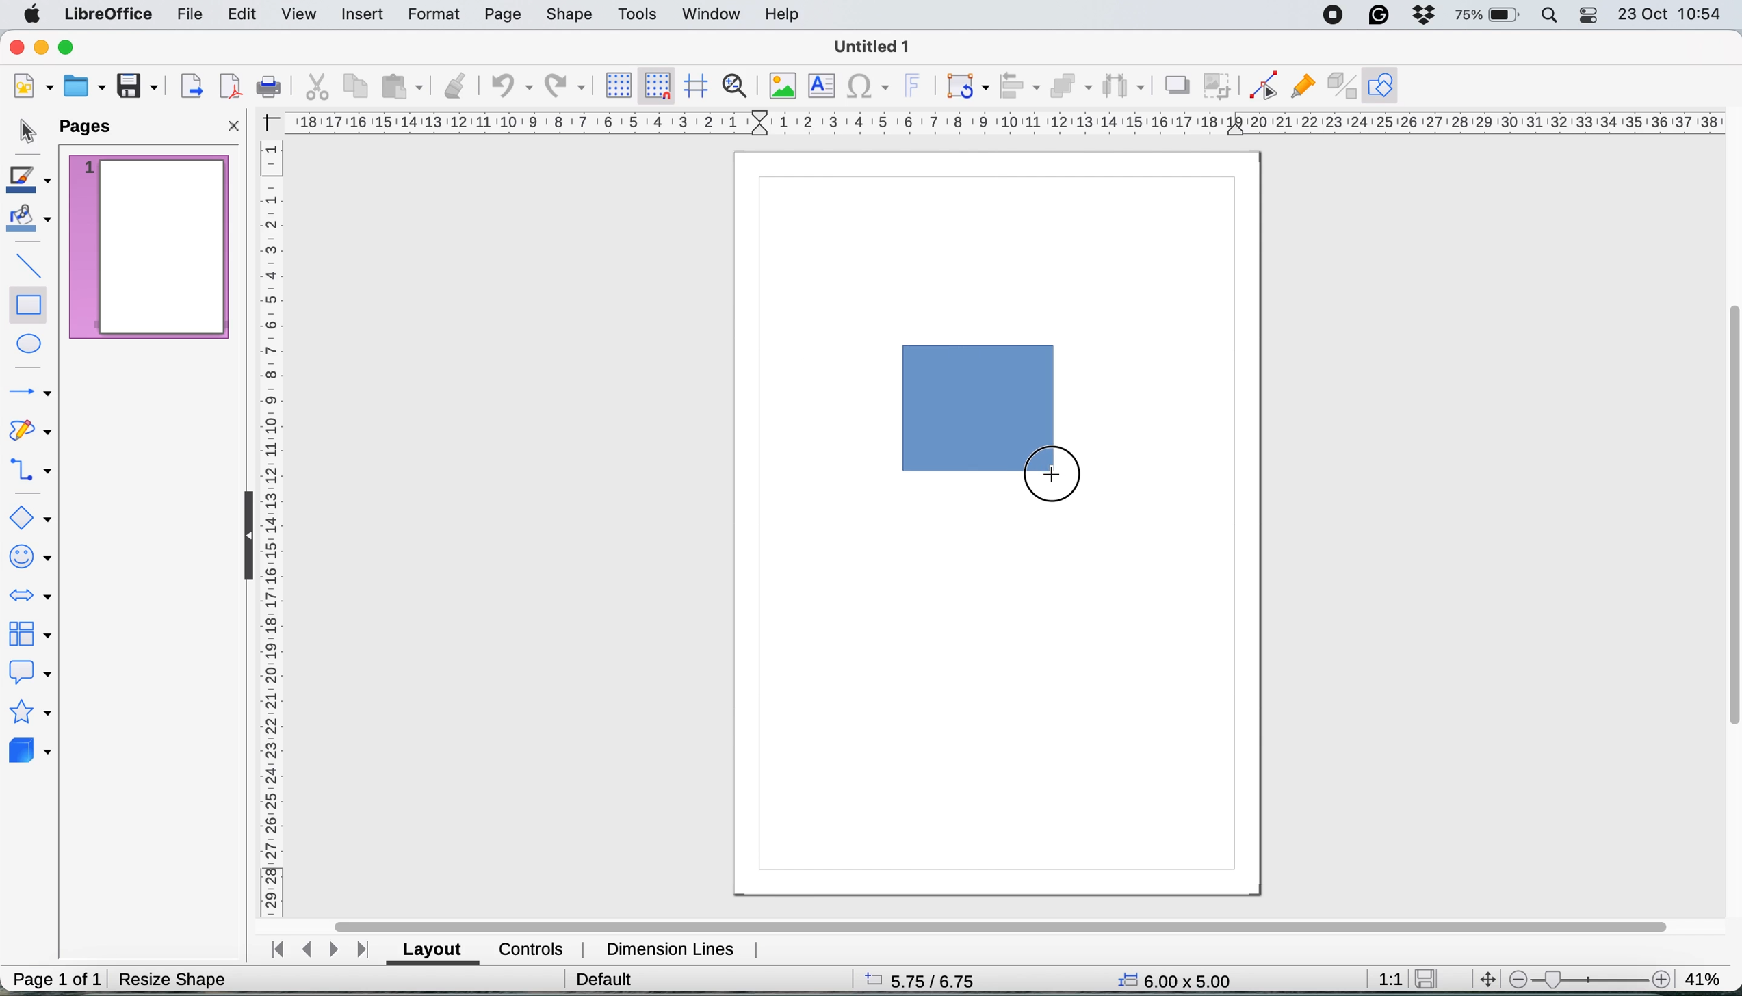 The width and height of the screenshot is (1742, 996). What do you see at coordinates (710, 12) in the screenshot?
I see `window` at bounding box center [710, 12].